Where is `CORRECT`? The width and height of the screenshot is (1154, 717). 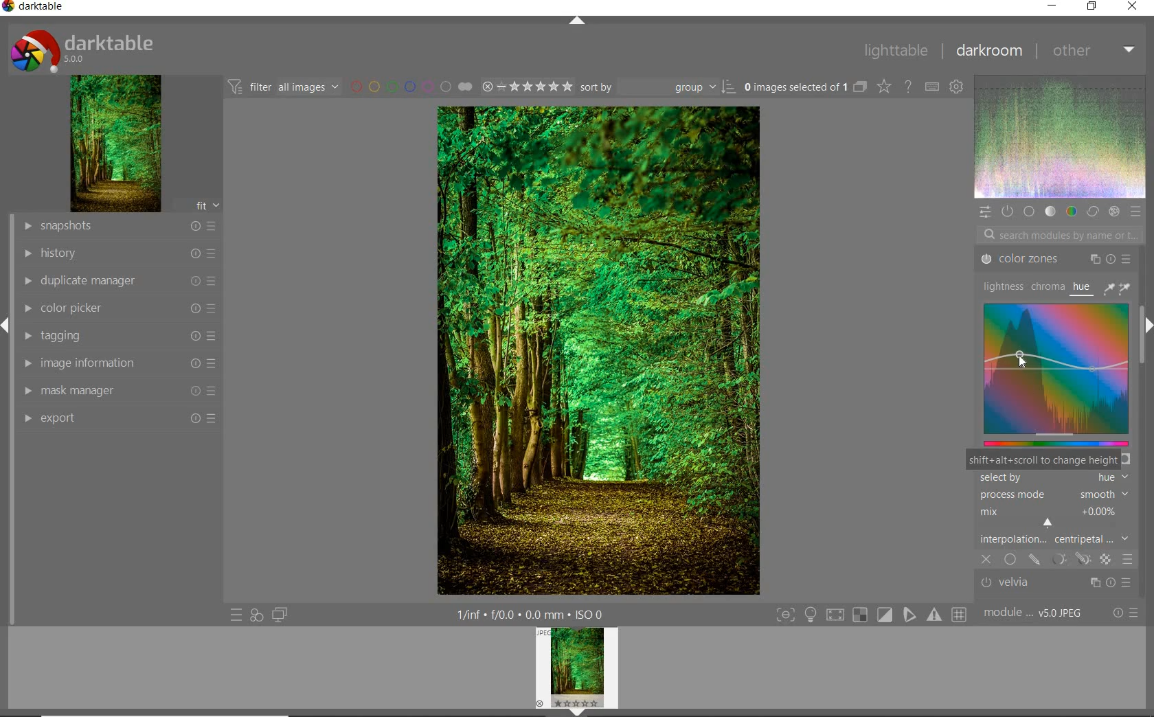 CORRECT is located at coordinates (1093, 212).